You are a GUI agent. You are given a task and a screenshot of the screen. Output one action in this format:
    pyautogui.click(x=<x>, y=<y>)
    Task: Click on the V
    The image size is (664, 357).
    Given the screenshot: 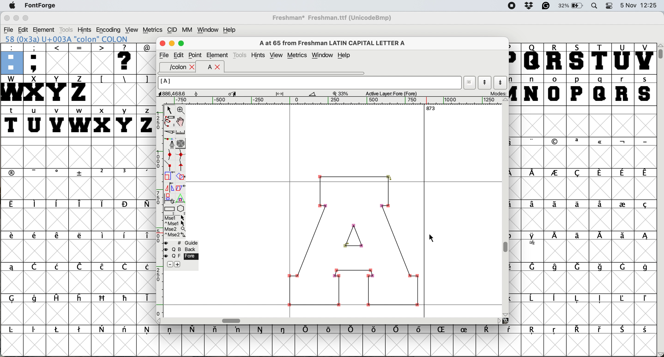 What is the action you would take?
    pyautogui.click(x=645, y=58)
    